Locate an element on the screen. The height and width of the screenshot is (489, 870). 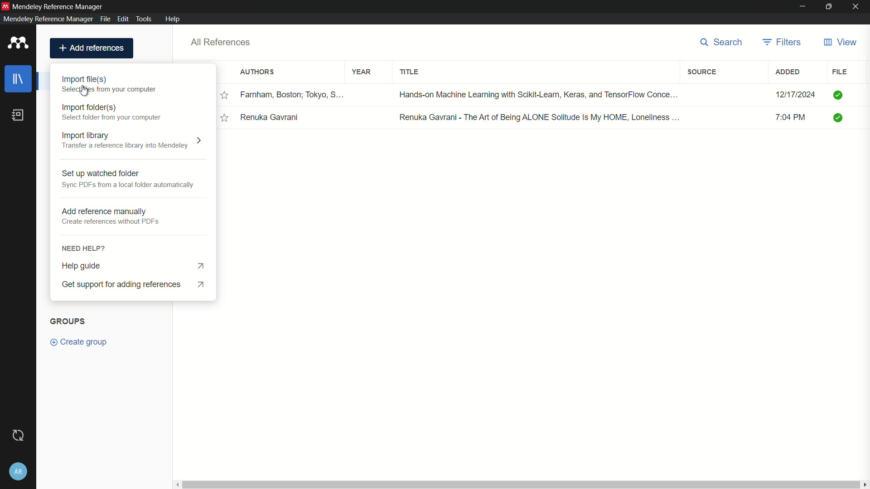
file is located at coordinates (106, 19).